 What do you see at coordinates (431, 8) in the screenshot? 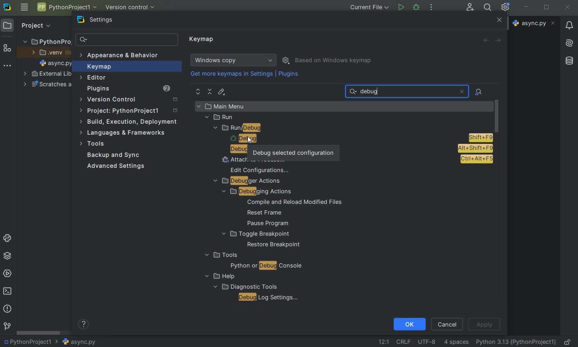
I see `more actions` at bounding box center [431, 8].